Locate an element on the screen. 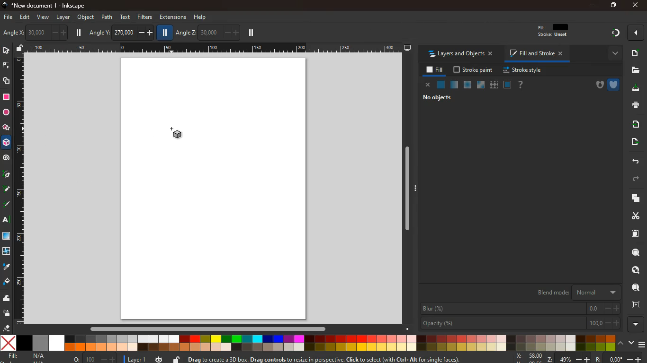 This screenshot has height=363, width=647. Expand is located at coordinates (416, 188).